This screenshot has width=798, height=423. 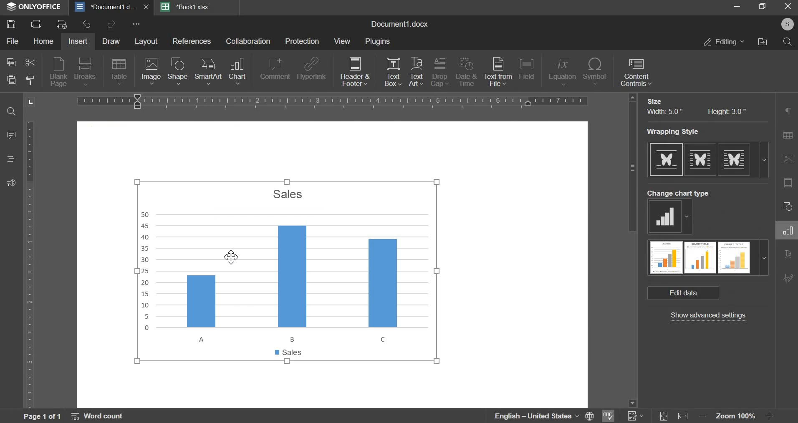 What do you see at coordinates (30, 80) in the screenshot?
I see `copy style` at bounding box center [30, 80].